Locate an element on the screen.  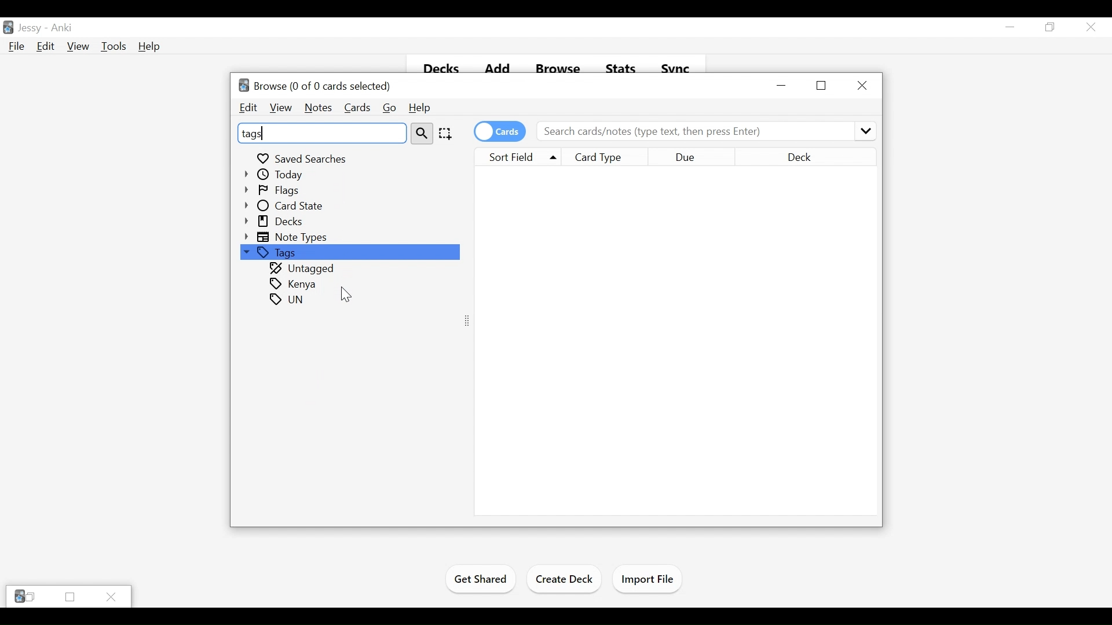
Card Type is located at coordinates (607, 157).